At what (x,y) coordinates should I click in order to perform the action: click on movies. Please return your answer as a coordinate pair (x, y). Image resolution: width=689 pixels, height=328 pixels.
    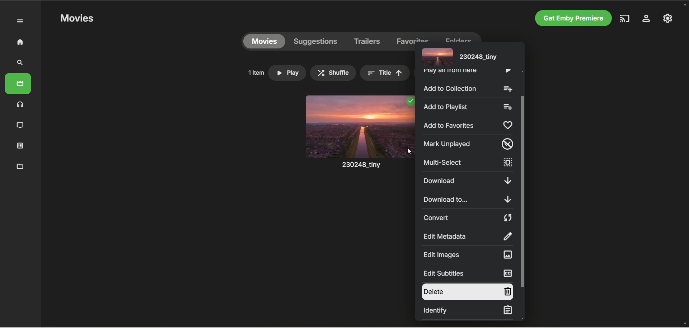
    Looking at the image, I should click on (76, 19).